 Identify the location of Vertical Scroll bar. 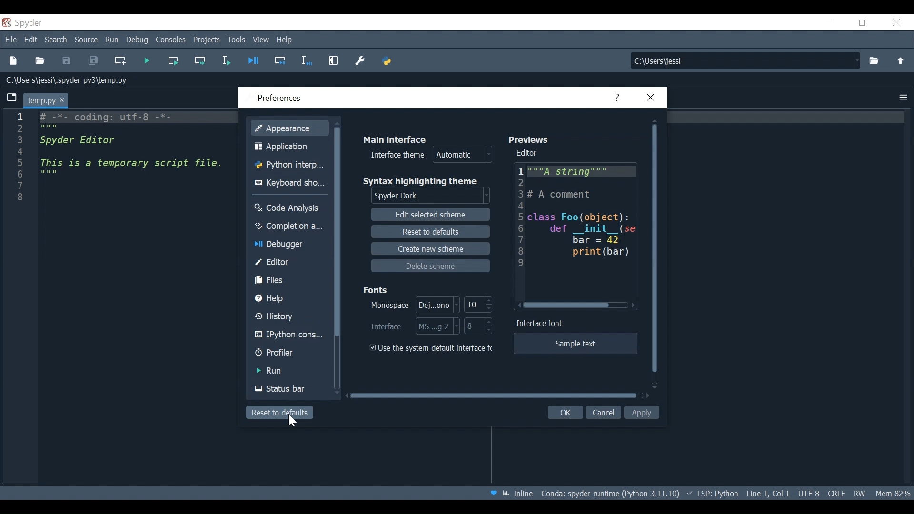
(656, 250).